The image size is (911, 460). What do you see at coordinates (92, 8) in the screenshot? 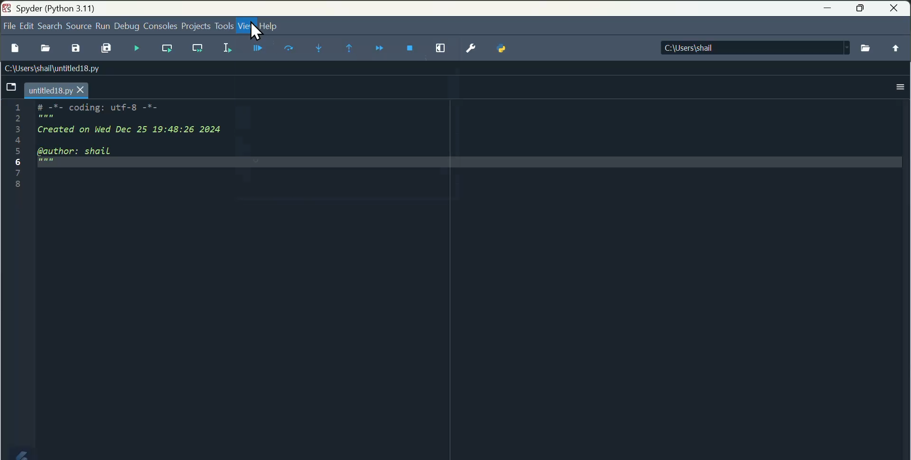
I see `Spyder python three point one` at bounding box center [92, 8].